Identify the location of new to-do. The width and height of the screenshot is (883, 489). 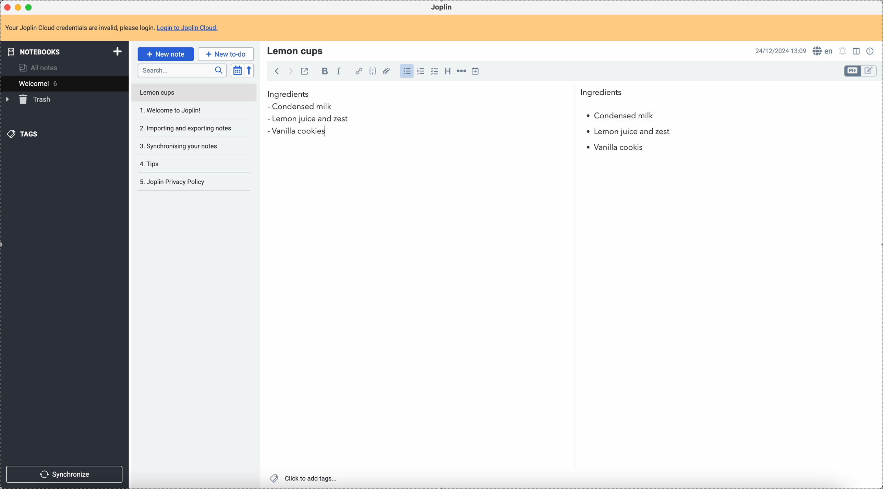
(226, 54).